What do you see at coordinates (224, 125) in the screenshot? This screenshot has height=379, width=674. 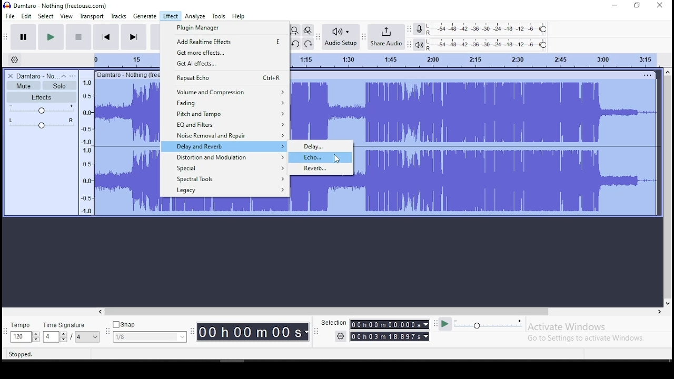 I see `EQ and filters` at bounding box center [224, 125].